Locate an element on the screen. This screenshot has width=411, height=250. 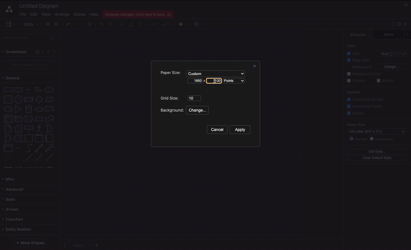
Internal storage is located at coordinates (8, 118).